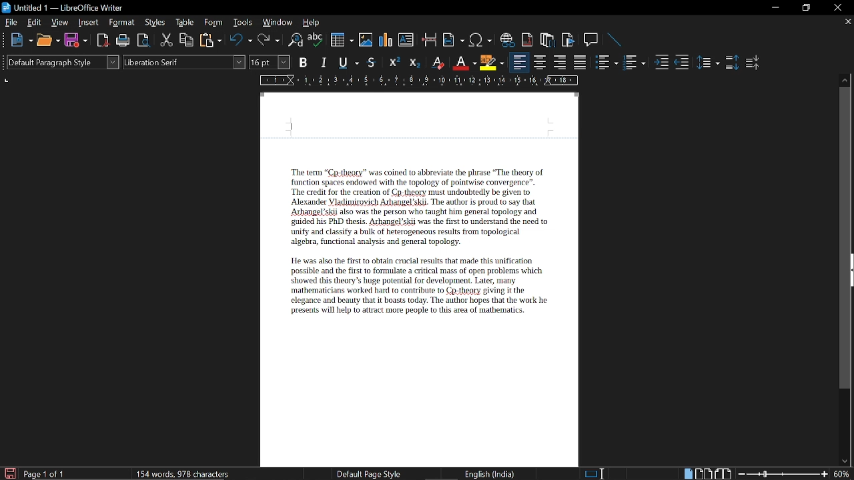 The image size is (854, 480). I want to click on Subscript, so click(414, 62).